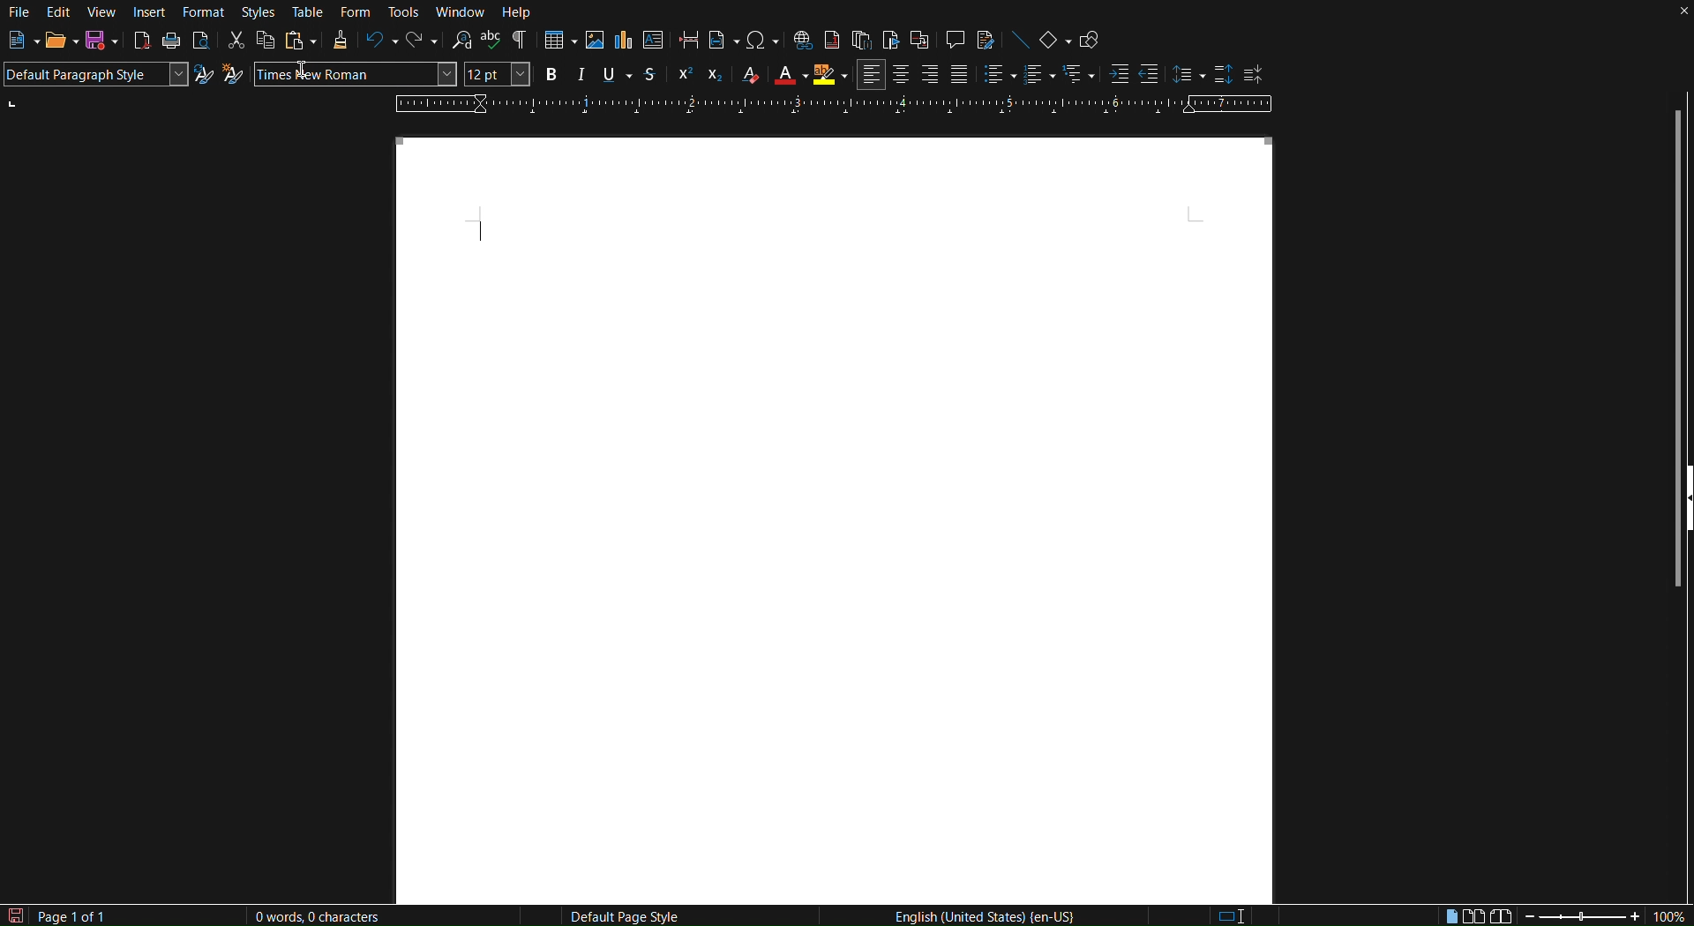 The width and height of the screenshot is (1694, 926). What do you see at coordinates (1673, 915) in the screenshot?
I see `Zoom factor` at bounding box center [1673, 915].